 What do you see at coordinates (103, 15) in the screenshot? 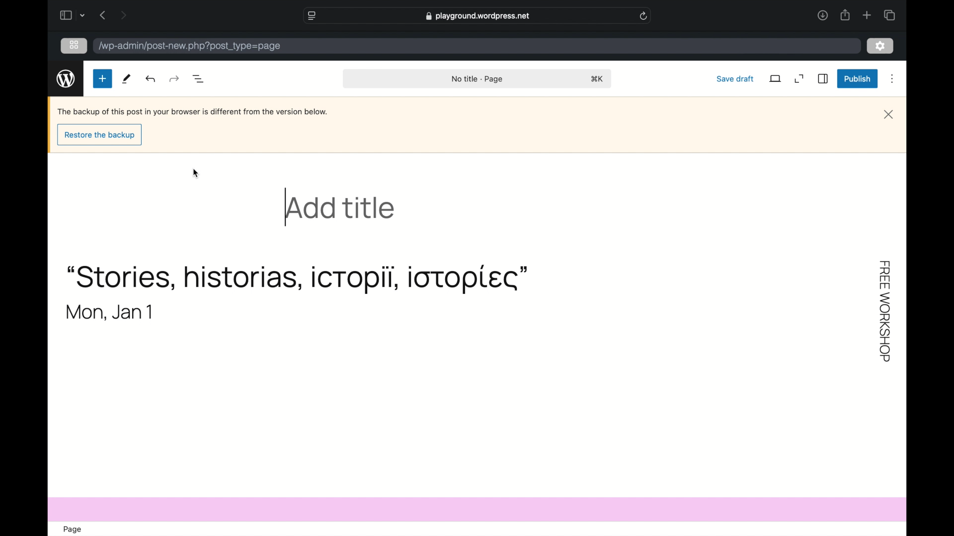
I see `previous page` at bounding box center [103, 15].